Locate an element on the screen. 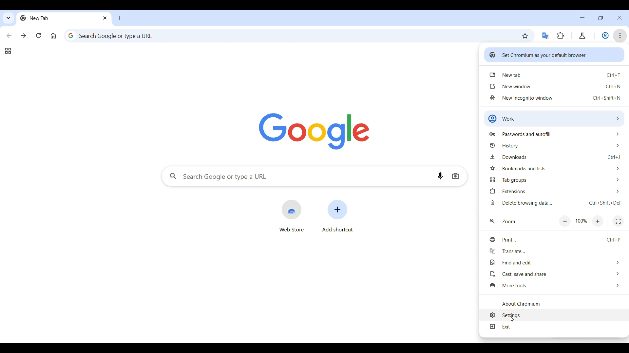  Exit is located at coordinates (555, 327).